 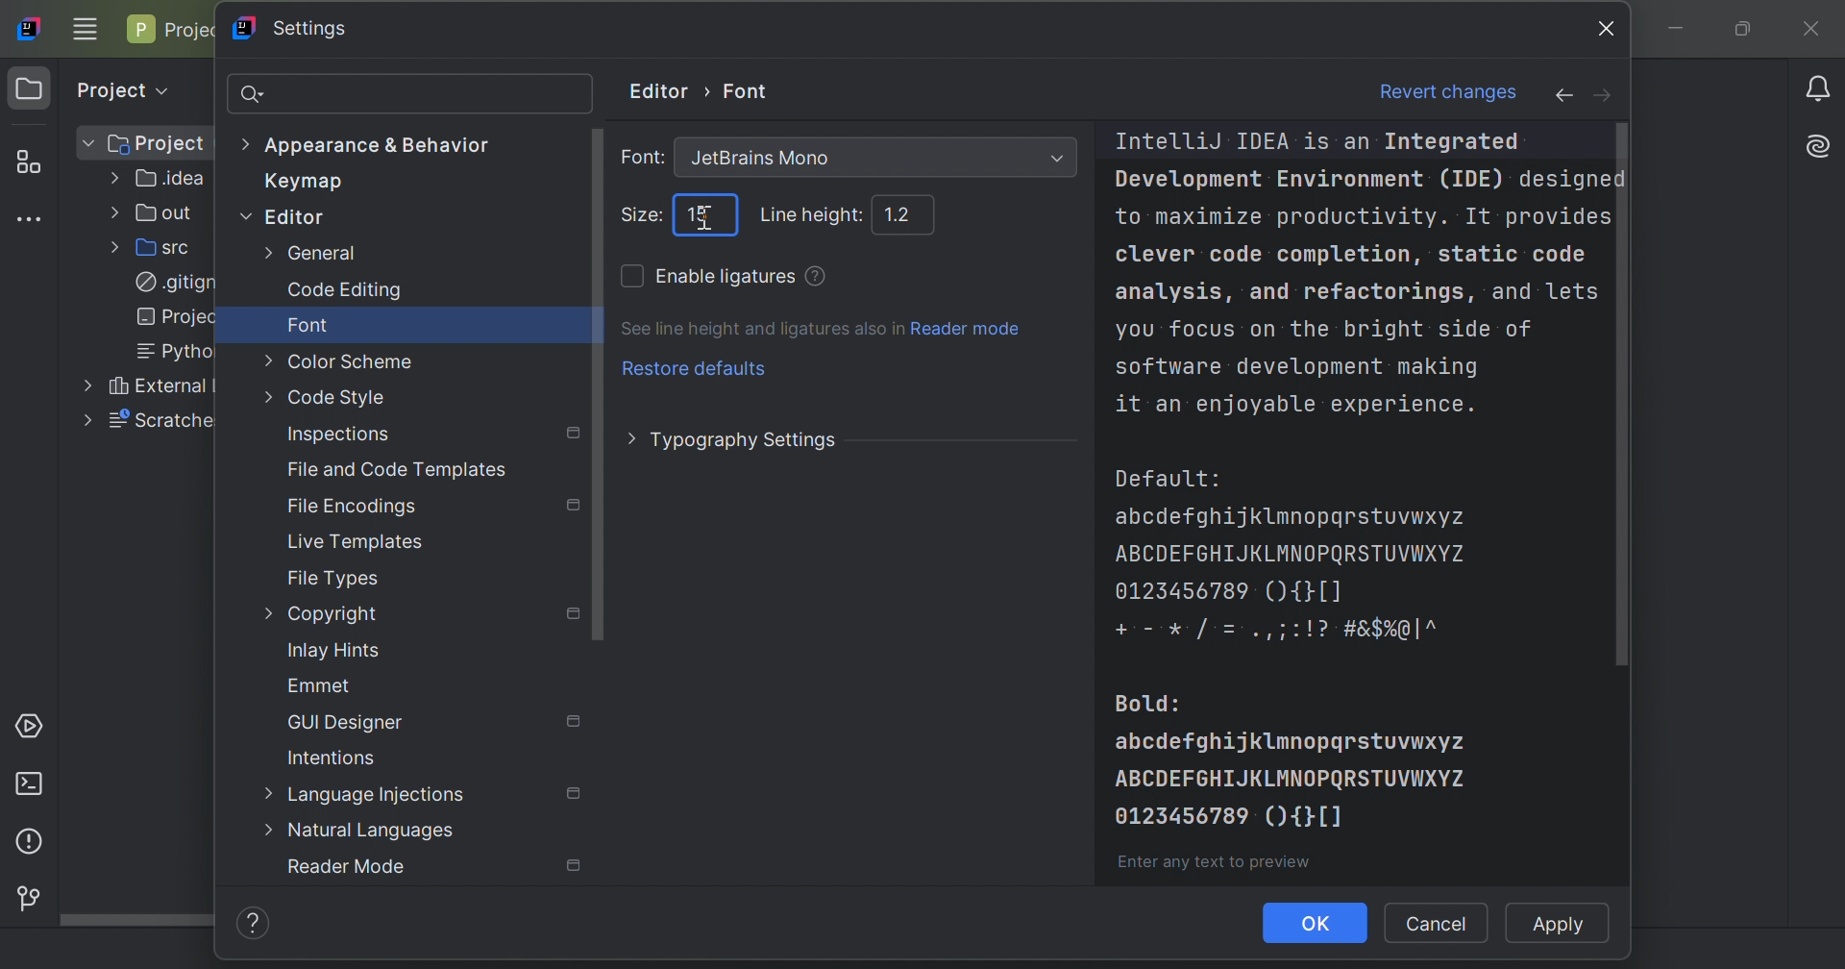 I want to click on Arrow, so click(x=709, y=90).